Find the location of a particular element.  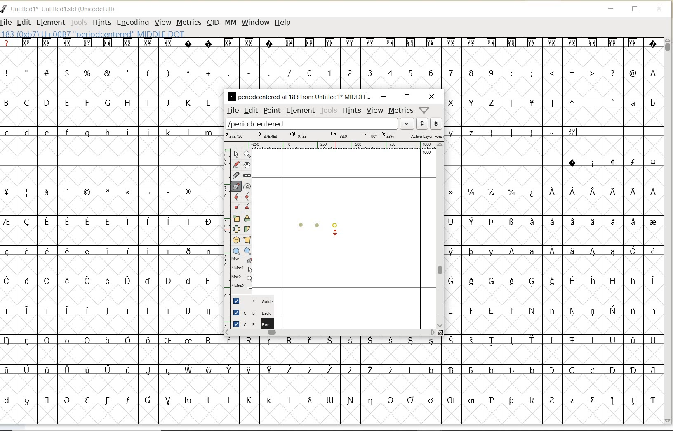

foreground is located at coordinates (250, 323).